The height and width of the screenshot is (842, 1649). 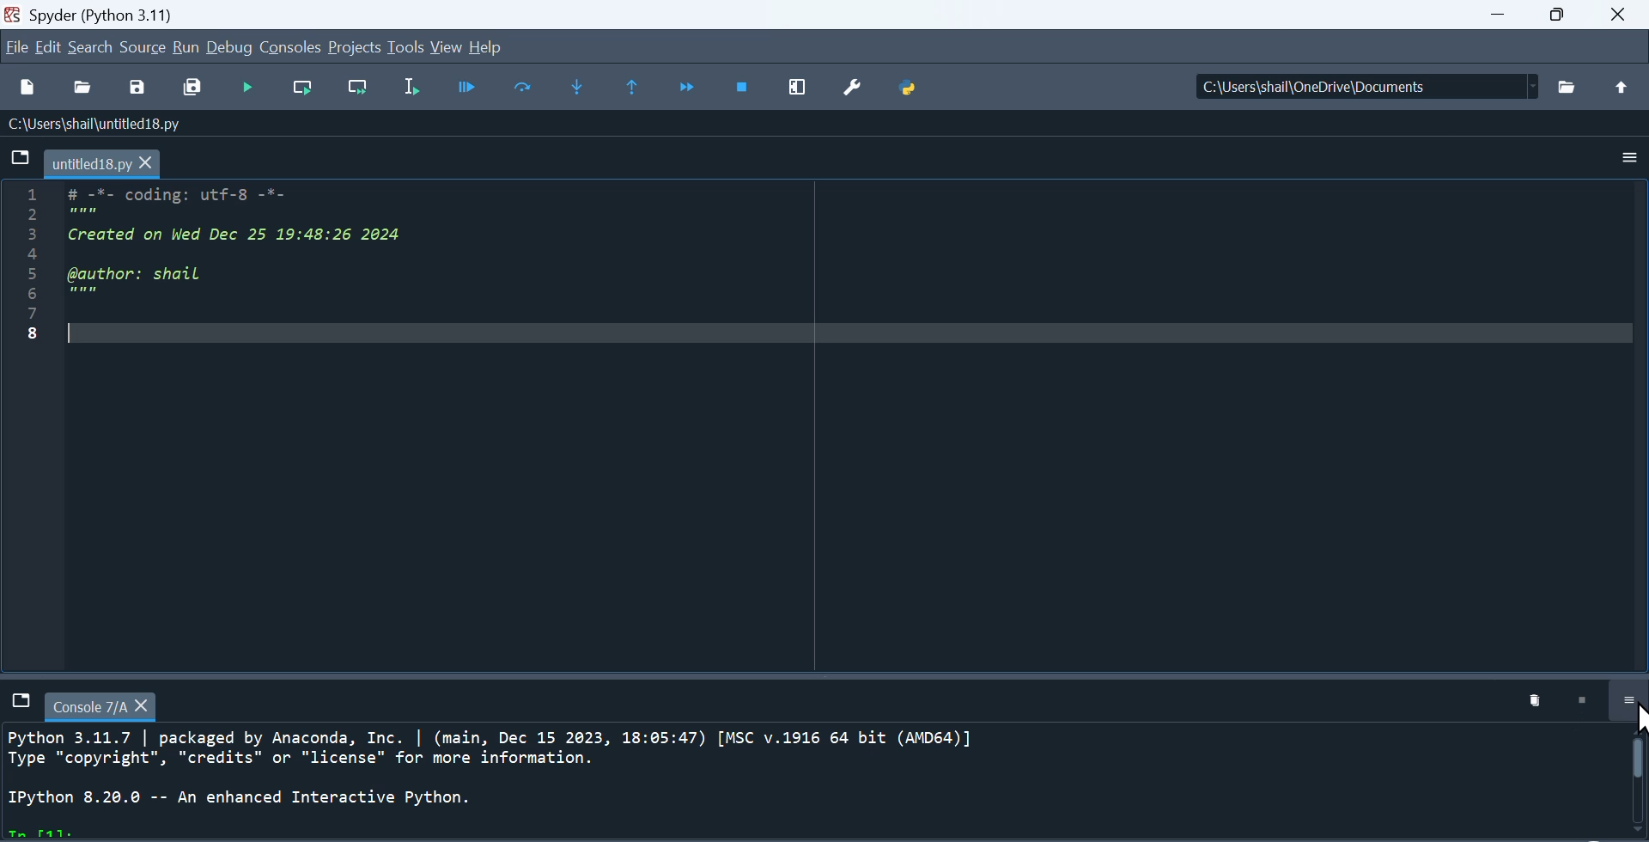 I want to click on python path manager, so click(x=908, y=86).